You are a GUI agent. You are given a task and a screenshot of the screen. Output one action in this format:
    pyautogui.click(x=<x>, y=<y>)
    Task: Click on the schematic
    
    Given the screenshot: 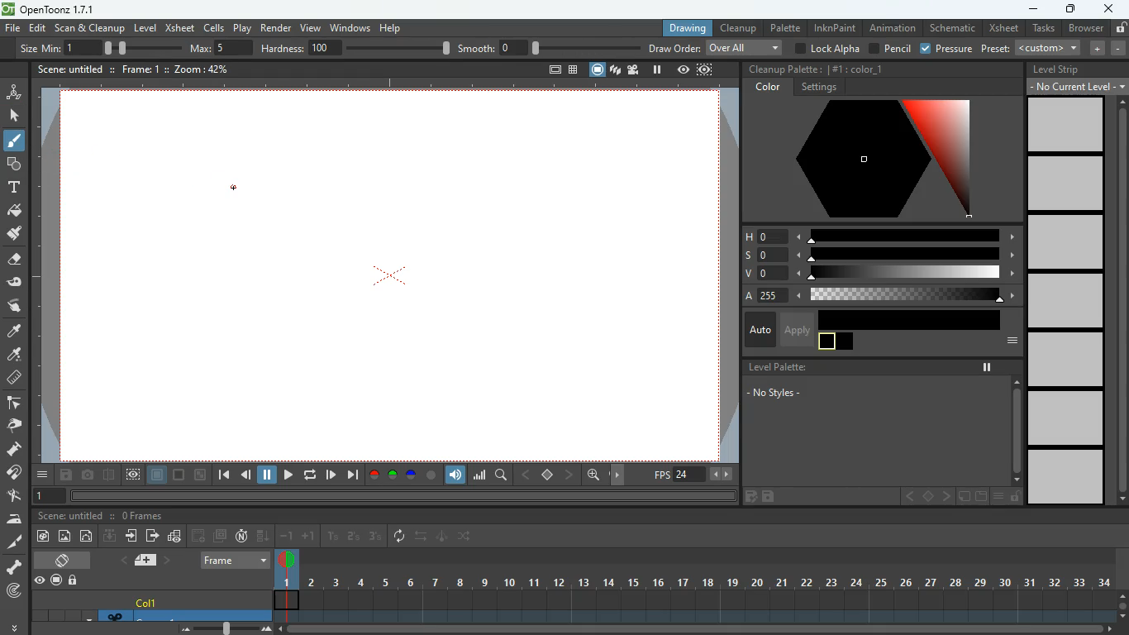 What is the action you would take?
    pyautogui.click(x=952, y=28)
    